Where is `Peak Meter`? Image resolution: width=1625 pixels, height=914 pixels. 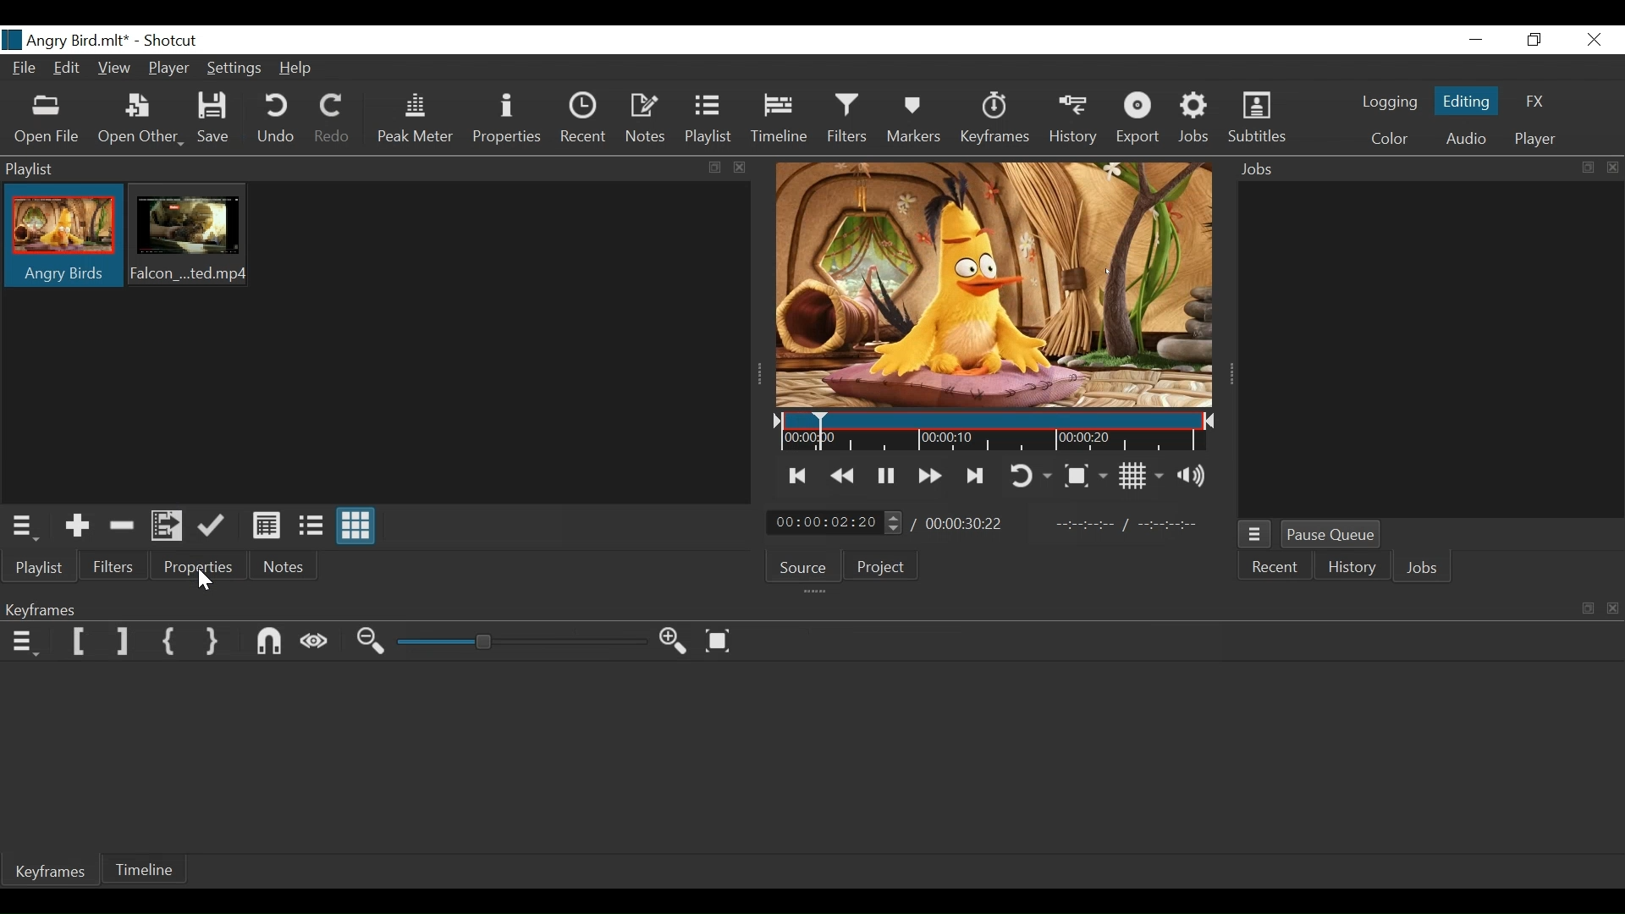 Peak Meter is located at coordinates (414, 121).